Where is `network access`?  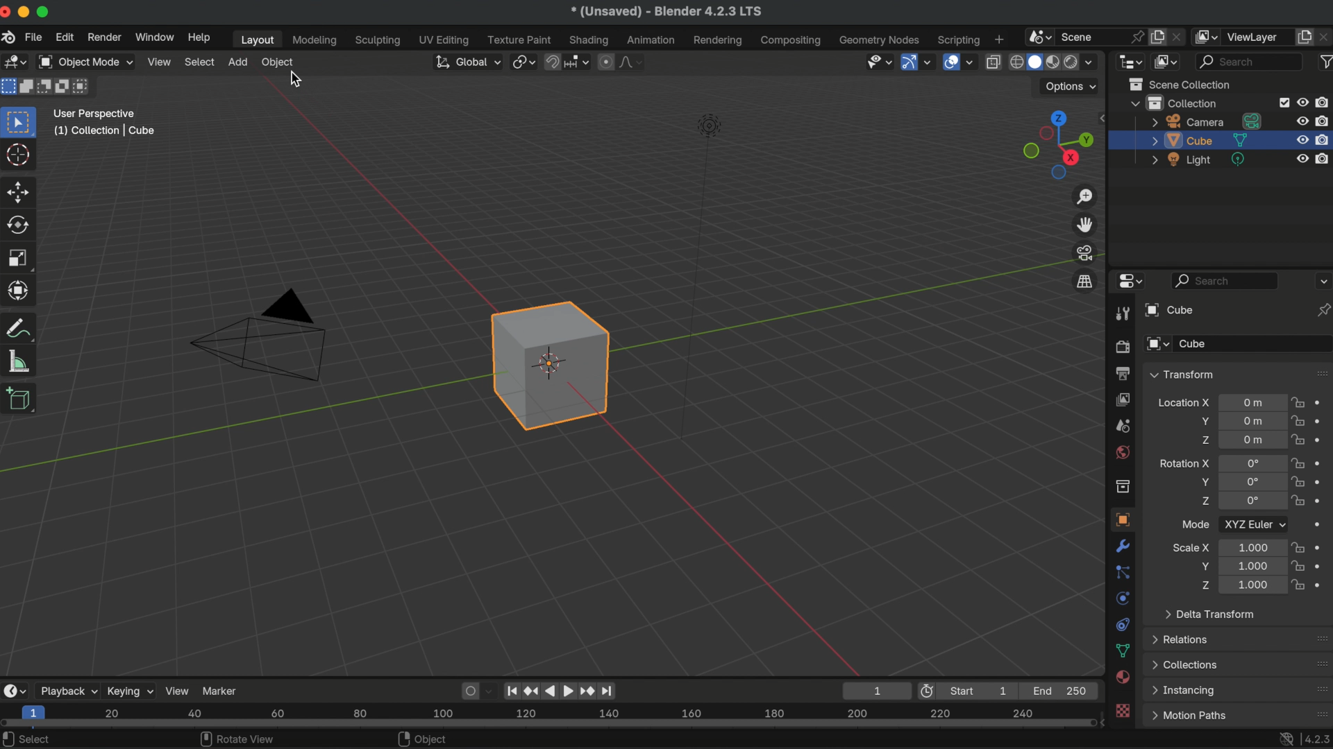 network access is located at coordinates (1284, 738).